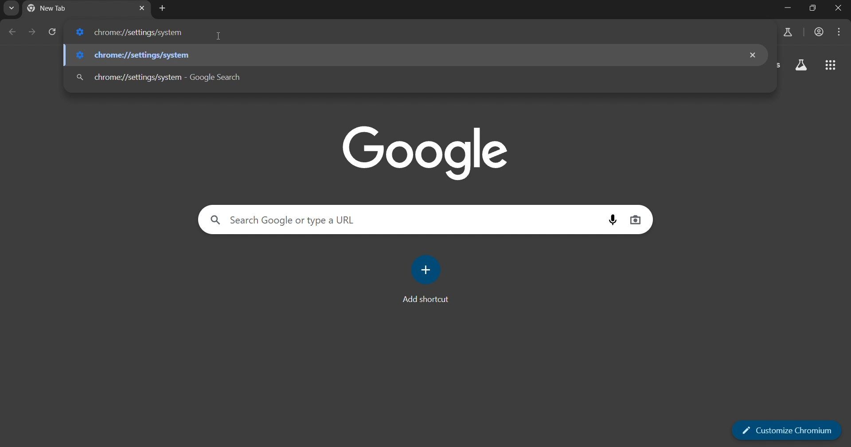 The image size is (851, 447). I want to click on account, so click(820, 33).